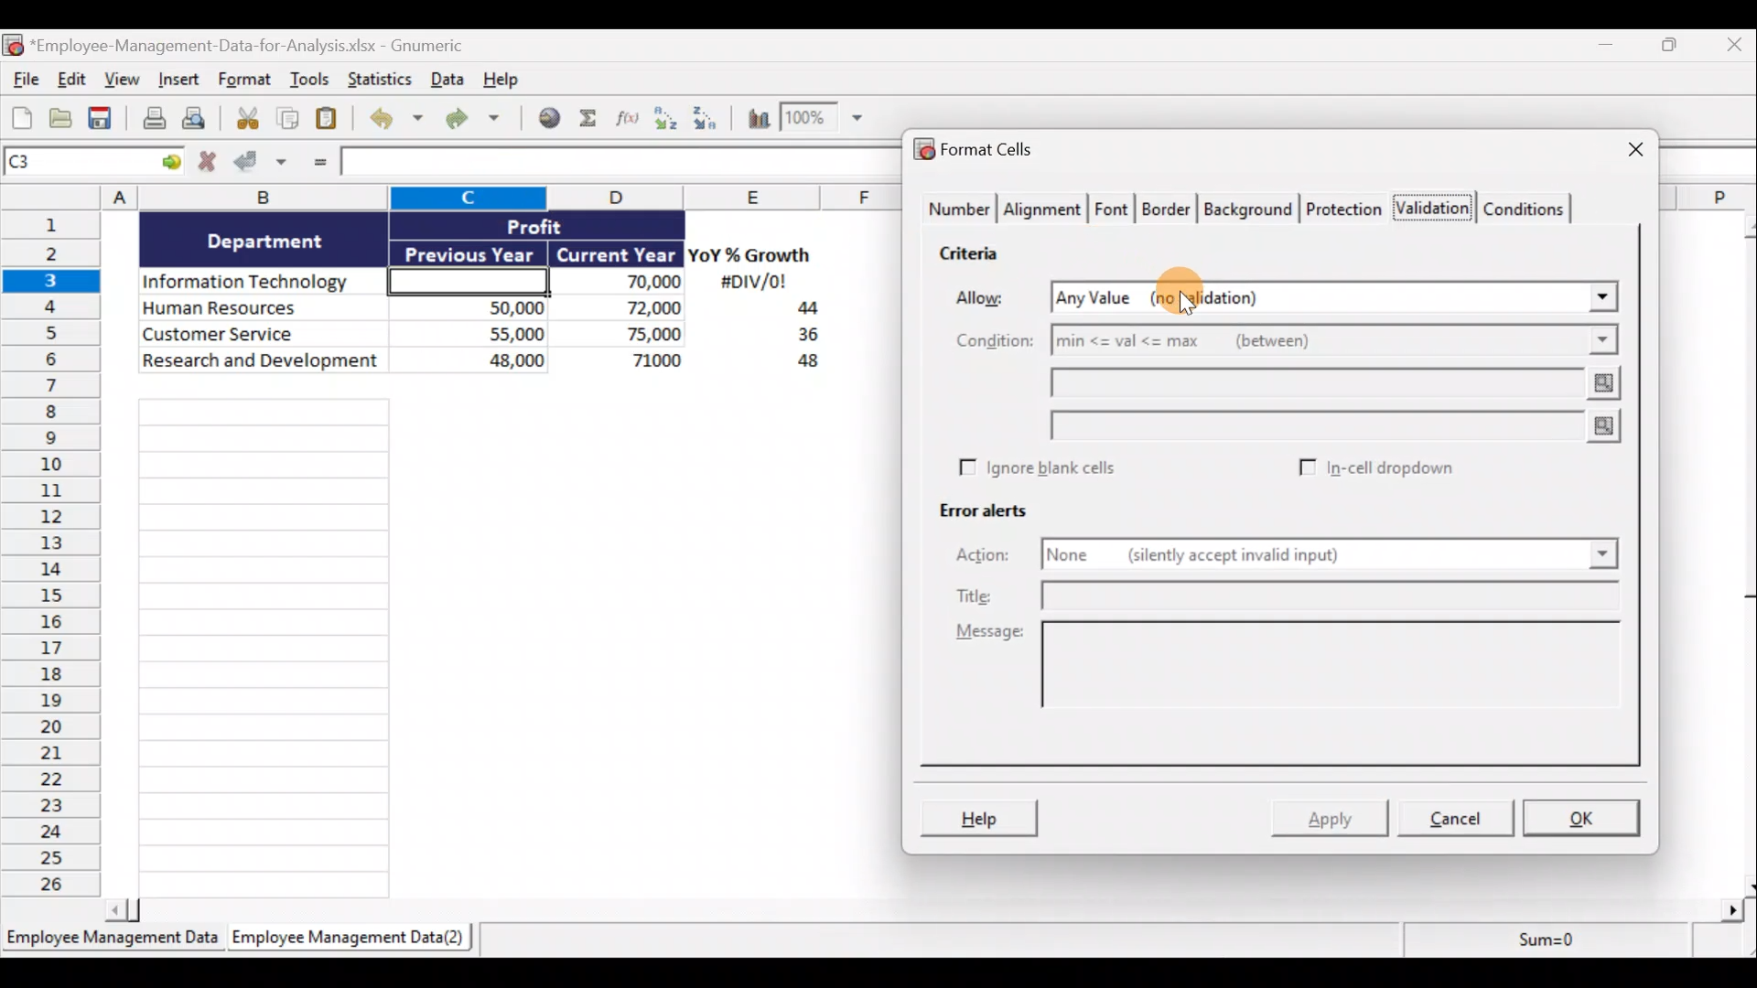 The height and width of the screenshot is (988, 1757). Describe the element at coordinates (246, 119) in the screenshot. I see `Cut selection` at that location.